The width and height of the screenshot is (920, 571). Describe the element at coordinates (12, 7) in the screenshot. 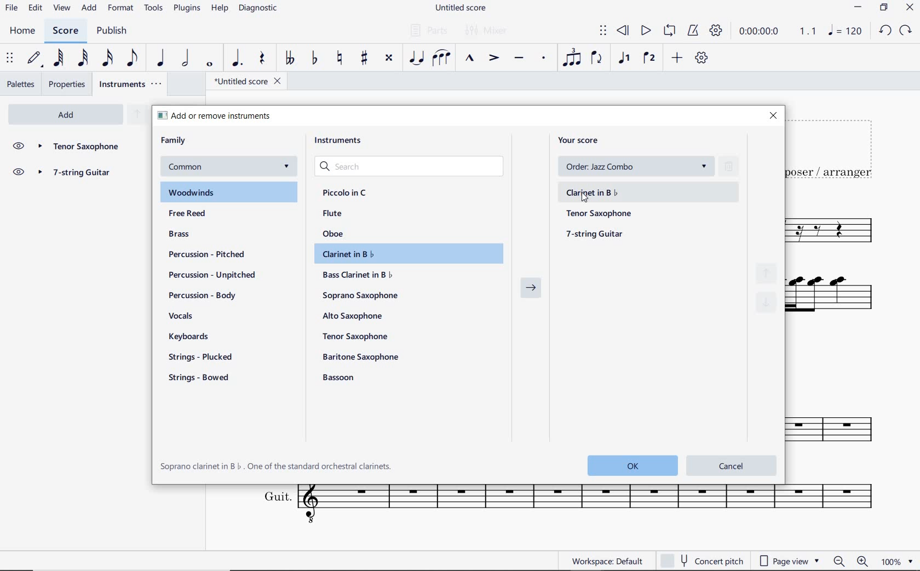

I see `FILE` at that location.